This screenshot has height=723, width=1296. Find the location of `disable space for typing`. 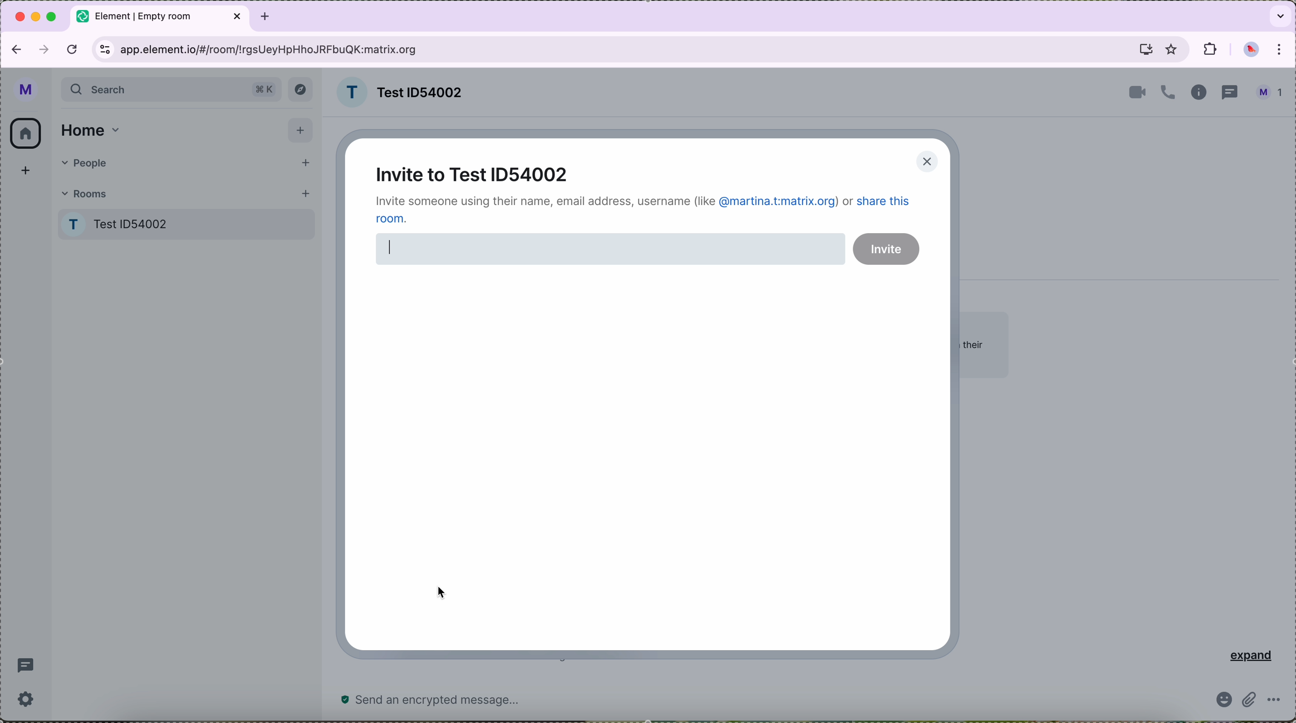

disable space for typing is located at coordinates (610, 247).